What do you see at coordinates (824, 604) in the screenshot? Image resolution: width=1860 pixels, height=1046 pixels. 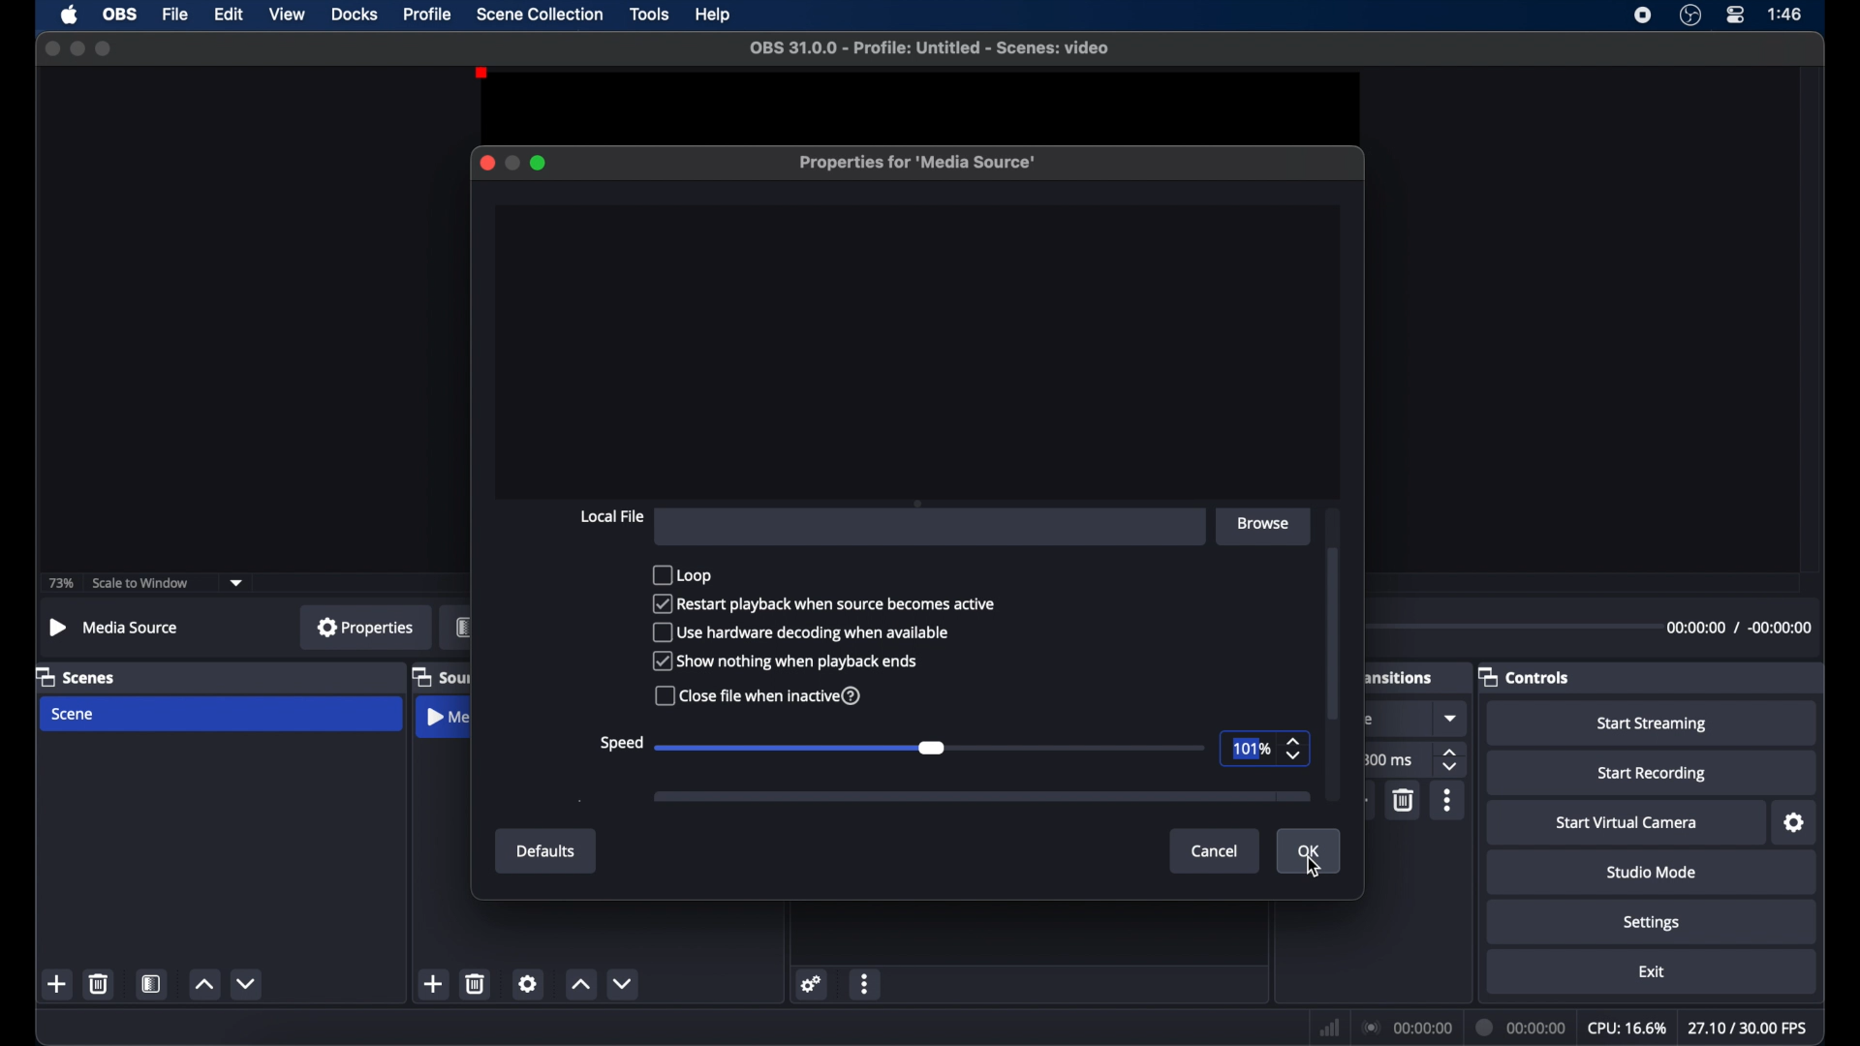 I see `restart playback when source becomes active` at bounding box center [824, 604].